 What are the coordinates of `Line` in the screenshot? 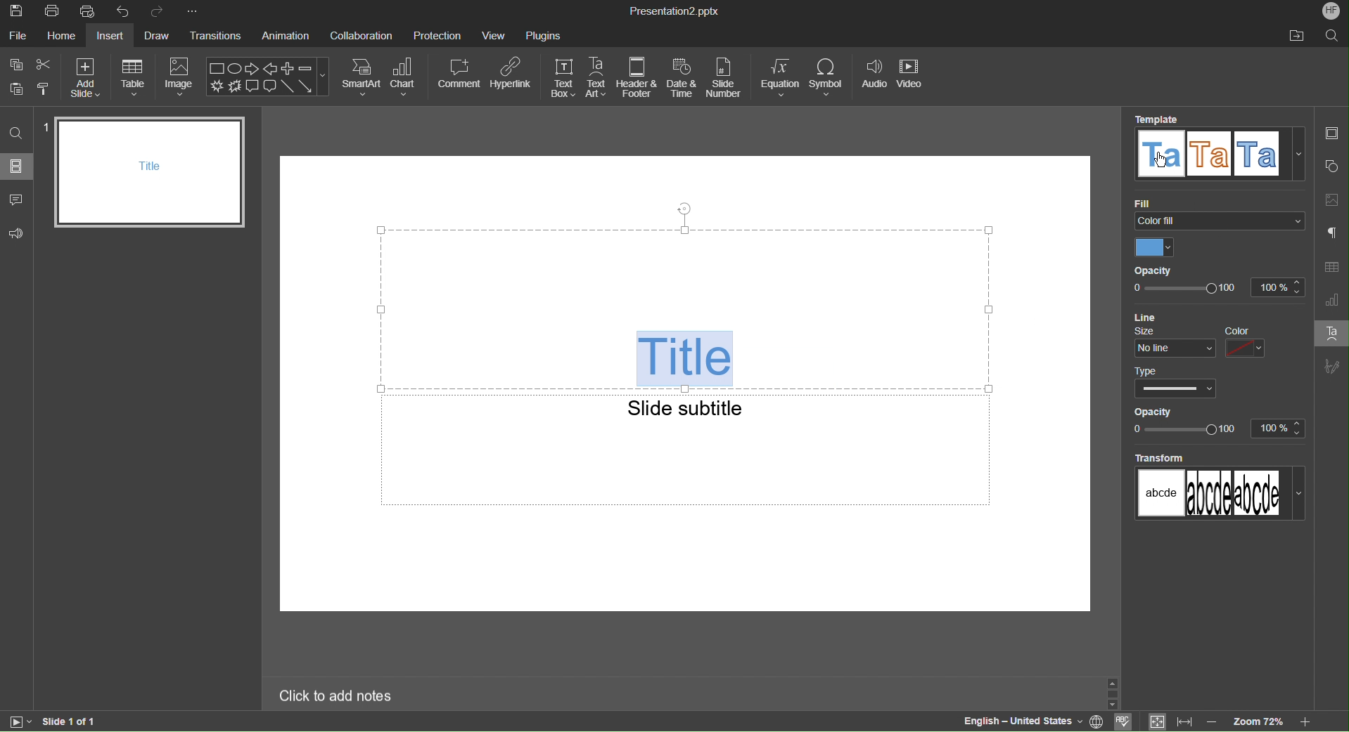 It's located at (1161, 315).